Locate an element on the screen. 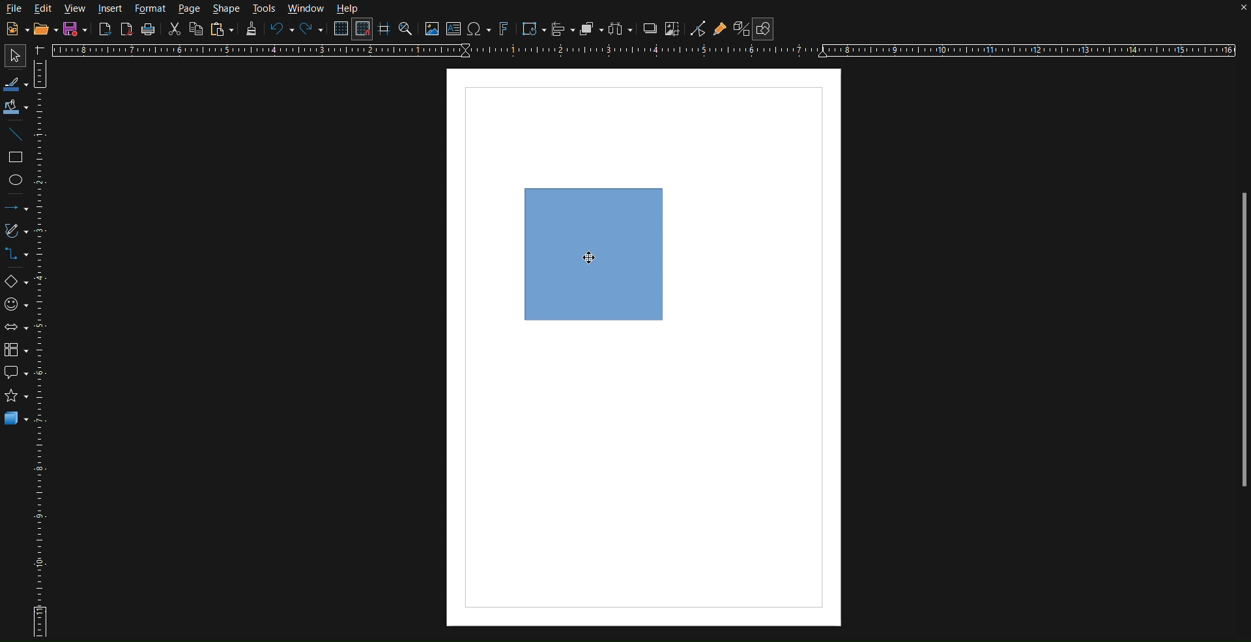  Shadow is located at coordinates (650, 30).